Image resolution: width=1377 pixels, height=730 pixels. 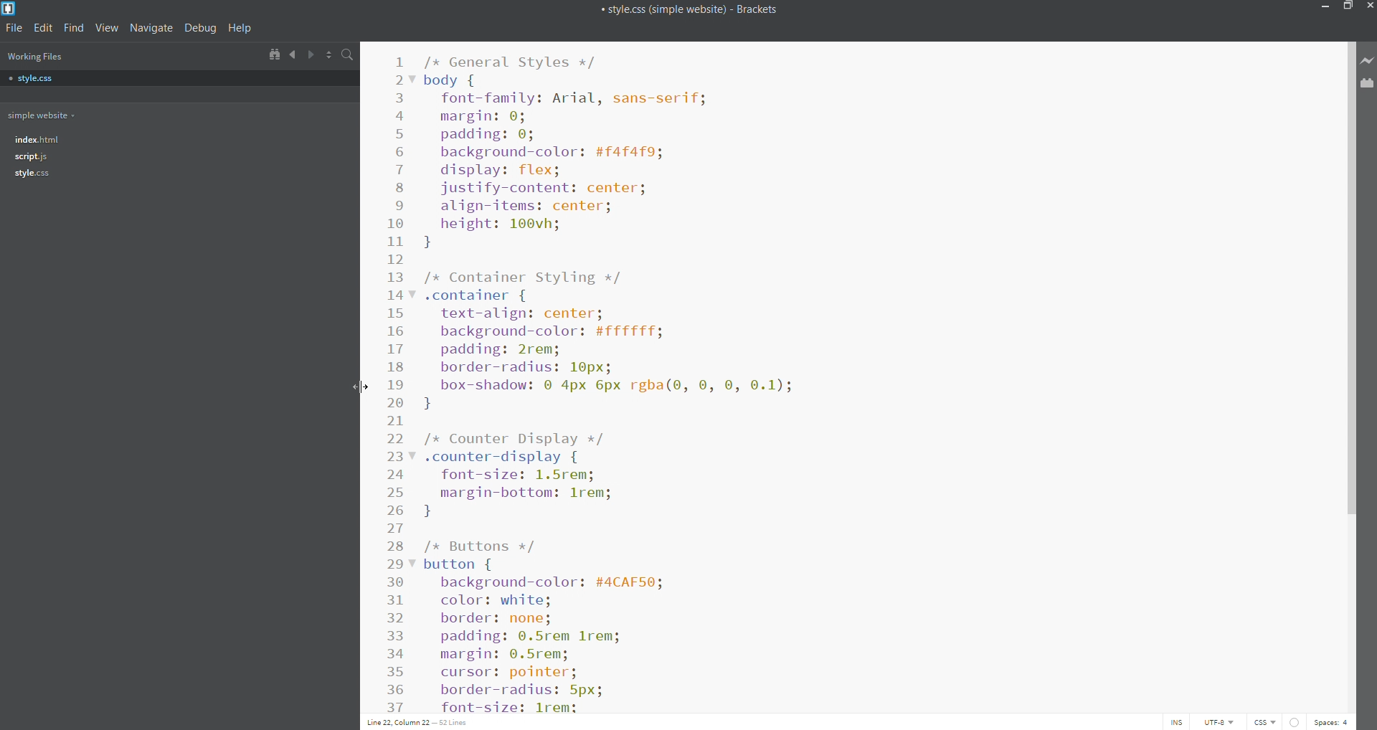 What do you see at coordinates (201, 28) in the screenshot?
I see `debug` at bounding box center [201, 28].